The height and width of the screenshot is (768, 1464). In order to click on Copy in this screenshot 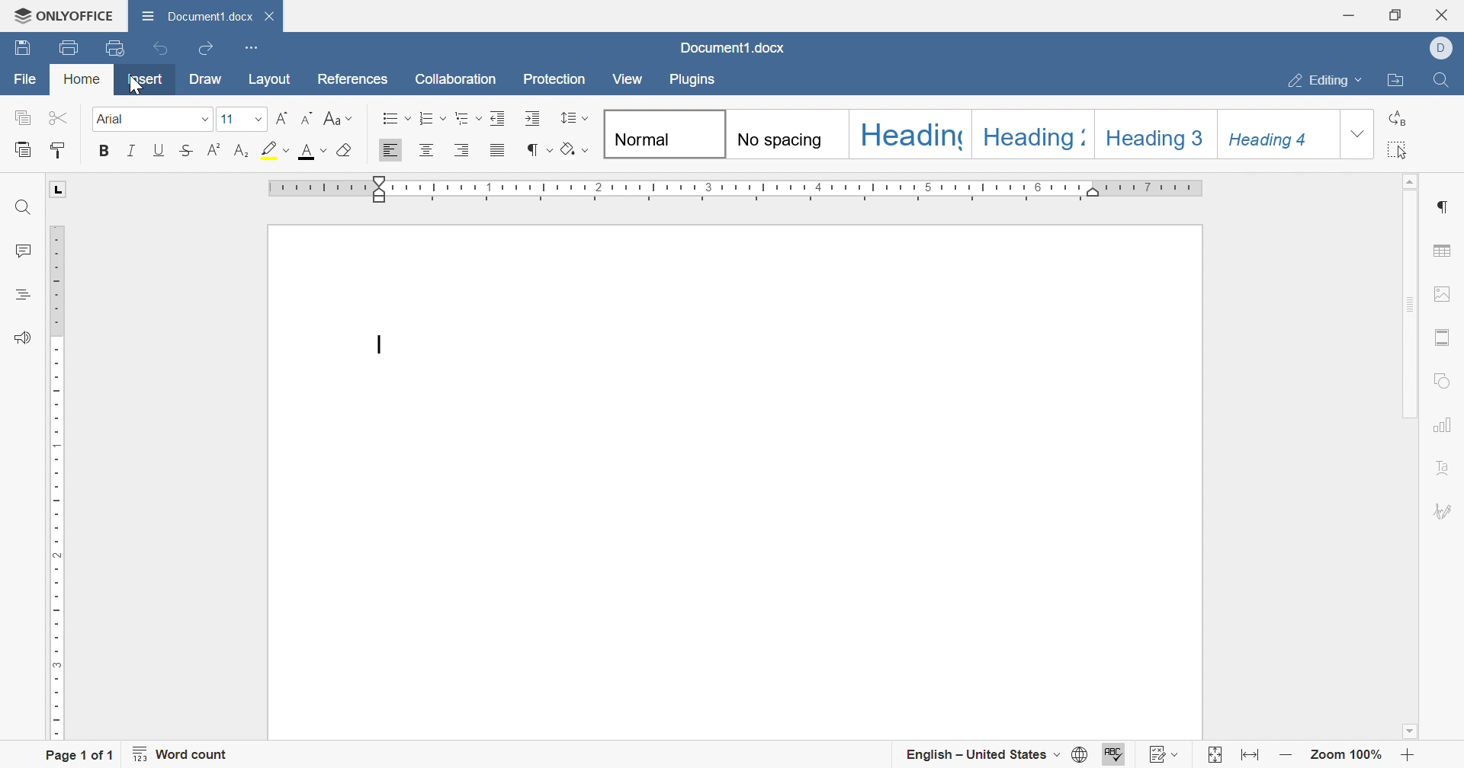, I will do `click(21, 117)`.